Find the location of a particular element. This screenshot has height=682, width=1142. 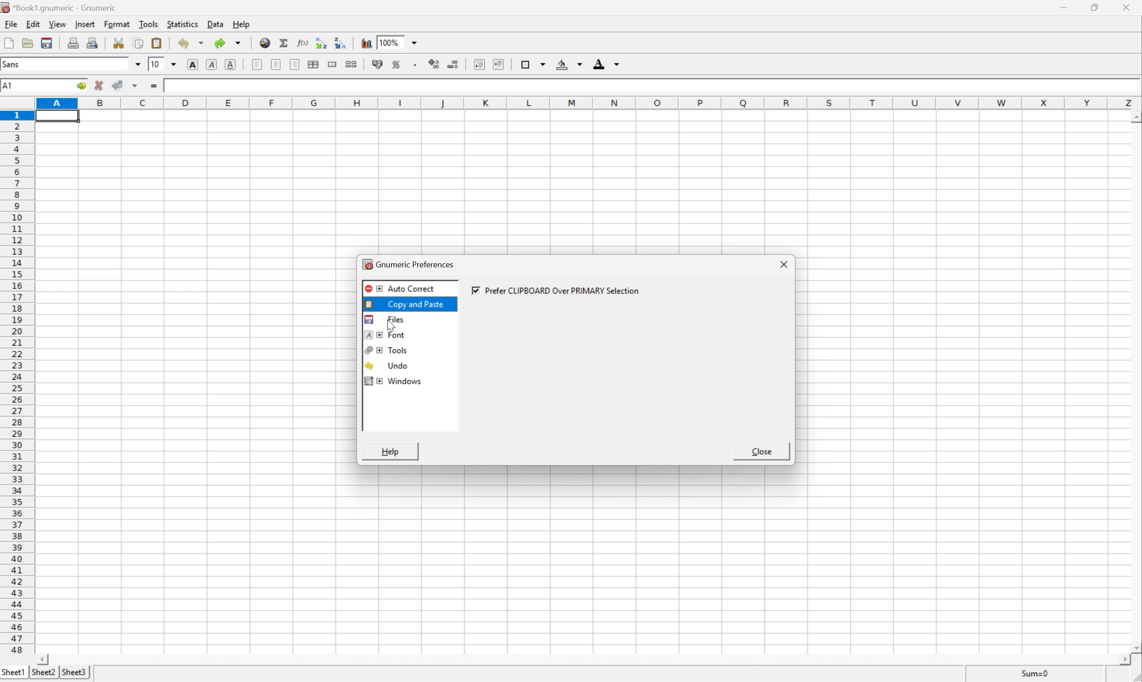

close is located at coordinates (786, 265).